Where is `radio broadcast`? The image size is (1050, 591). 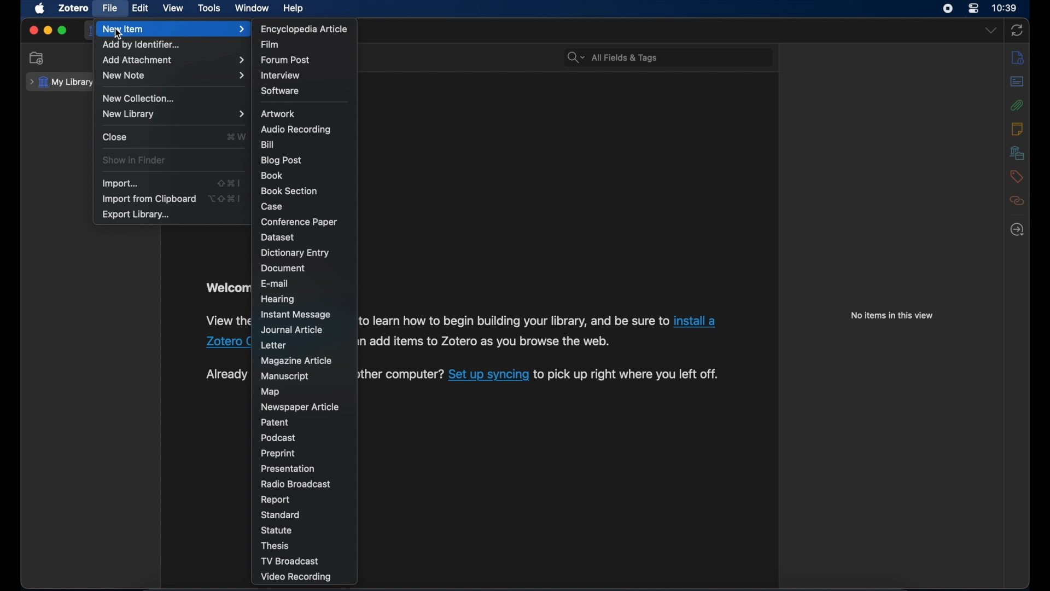
radio broadcast is located at coordinates (296, 484).